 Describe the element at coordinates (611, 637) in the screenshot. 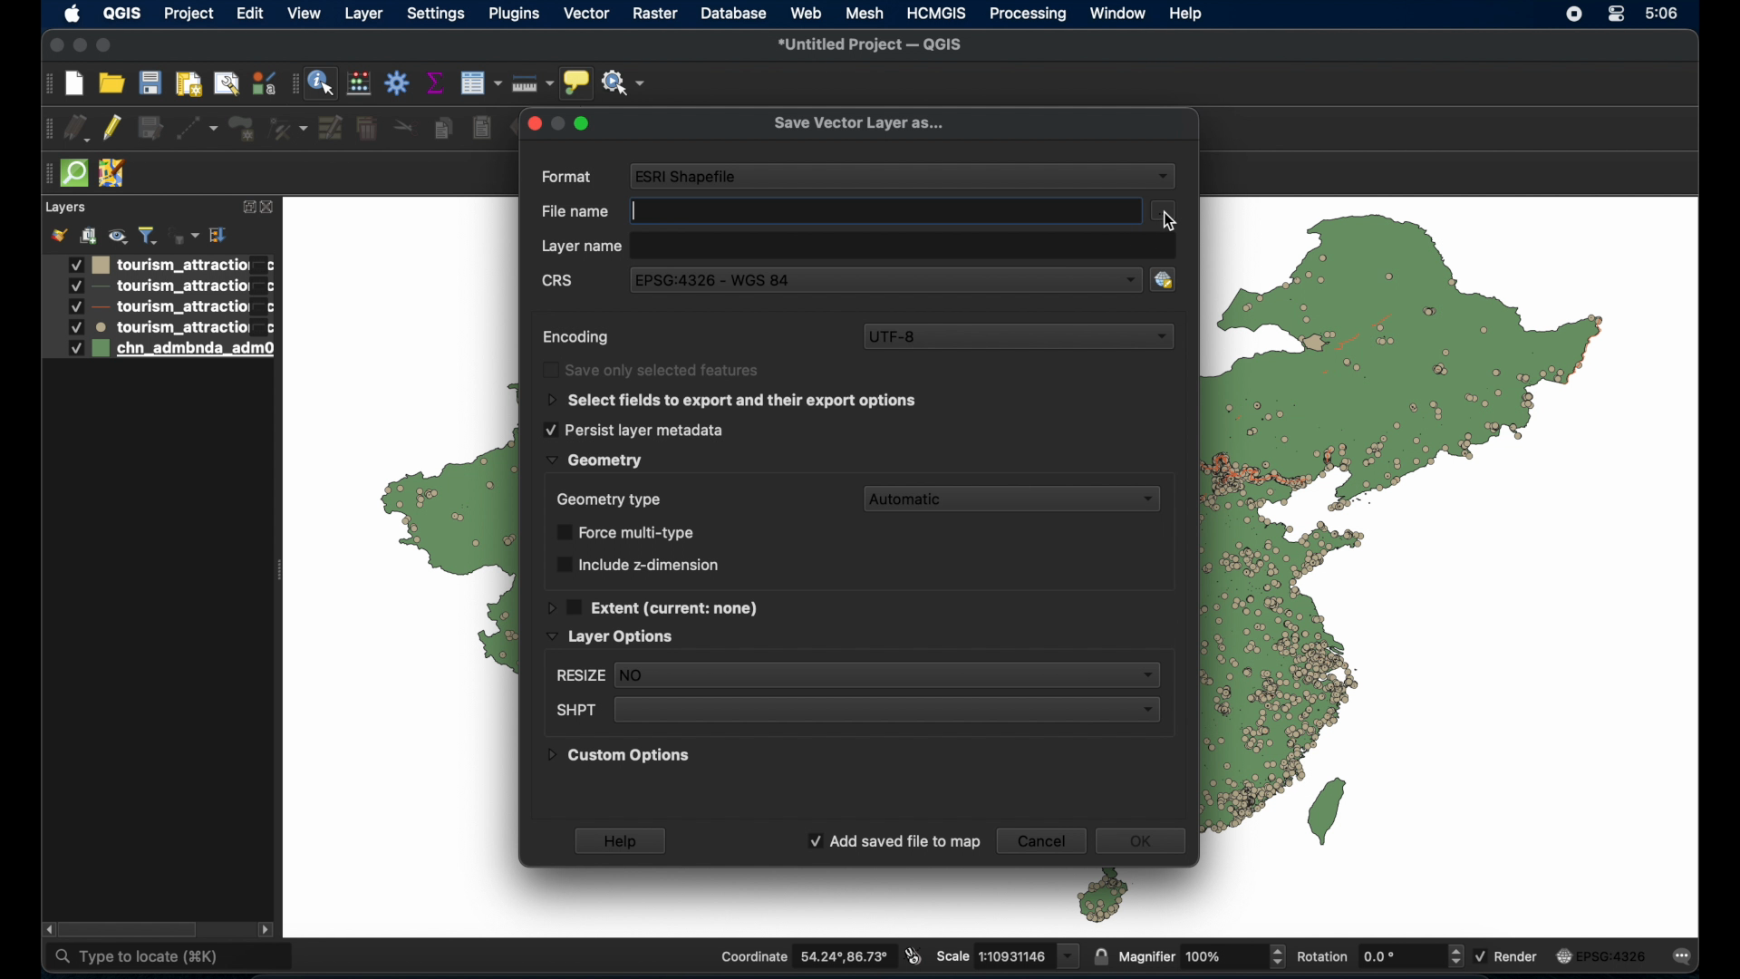

I see `layer options` at that location.